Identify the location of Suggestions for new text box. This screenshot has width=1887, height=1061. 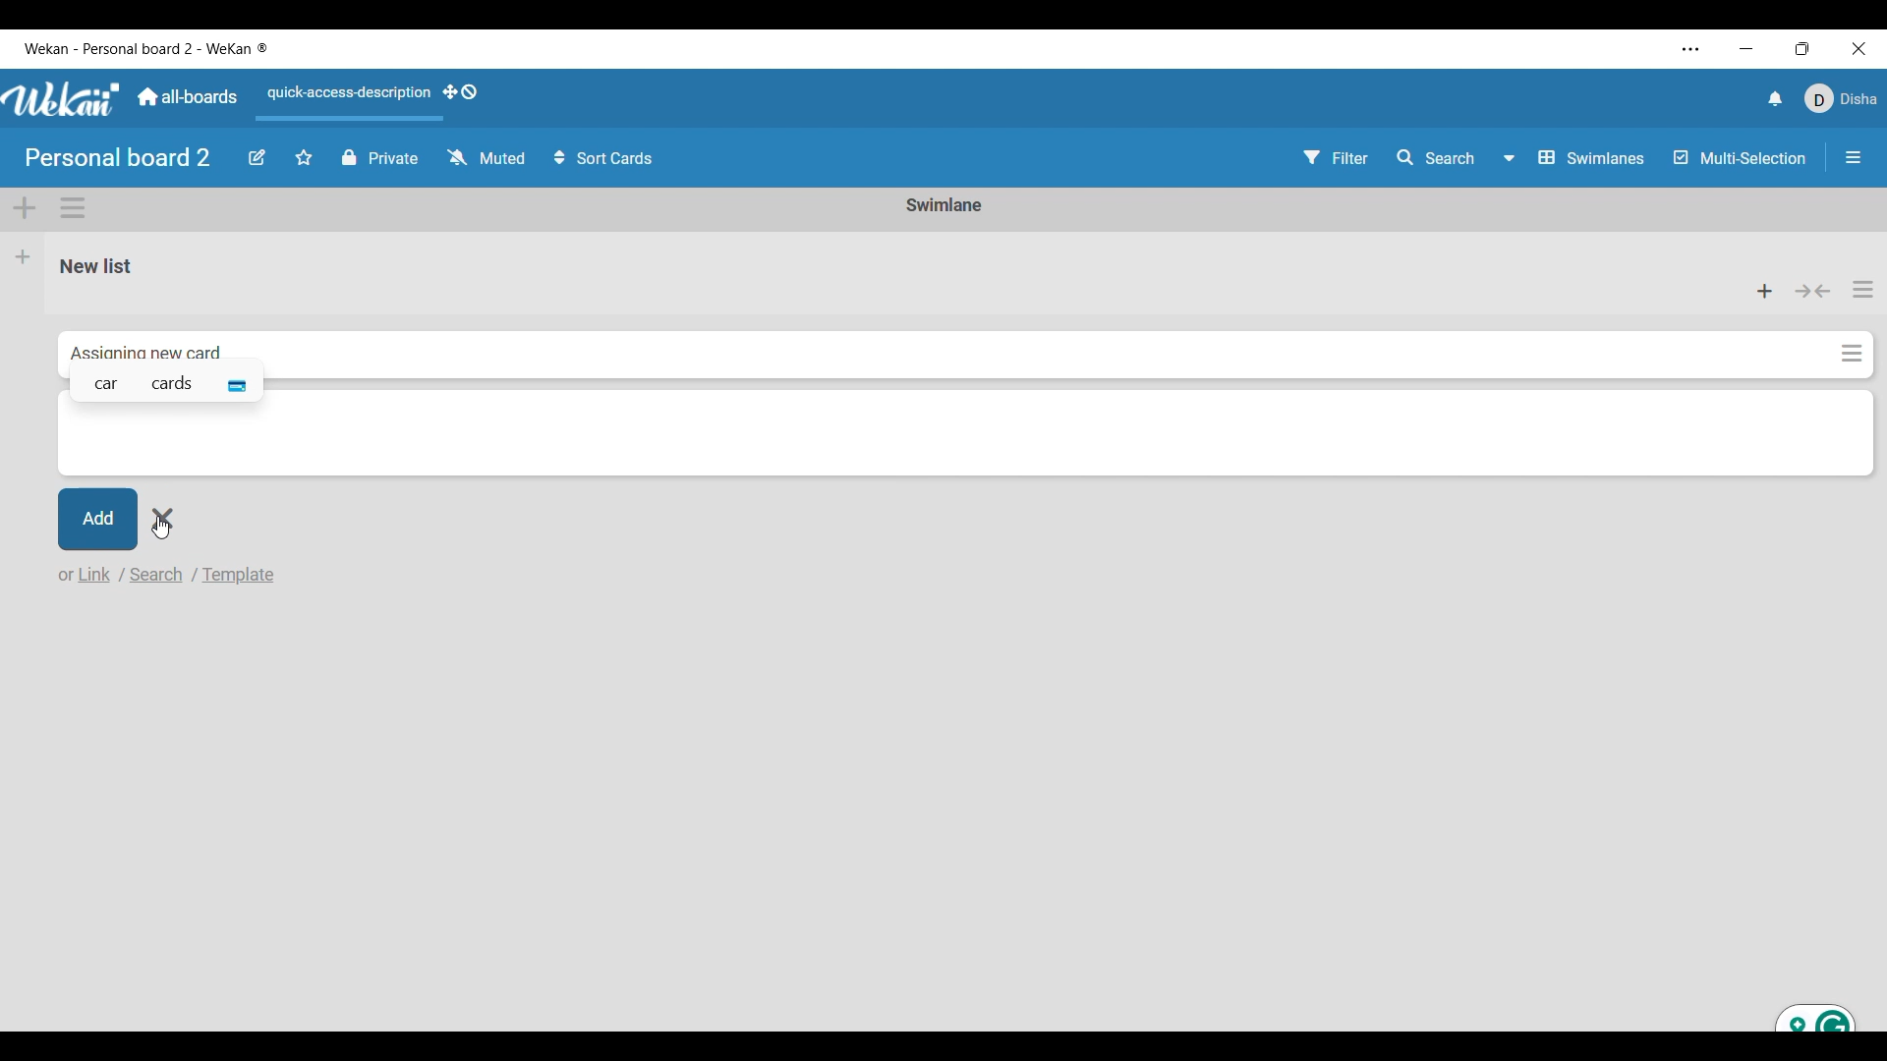
(165, 379).